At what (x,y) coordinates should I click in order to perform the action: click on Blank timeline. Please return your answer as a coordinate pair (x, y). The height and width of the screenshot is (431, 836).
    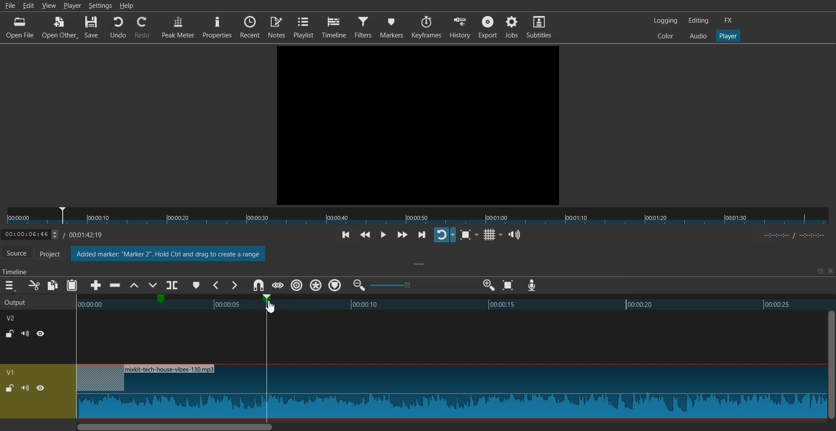
    Looking at the image, I should click on (449, 337).